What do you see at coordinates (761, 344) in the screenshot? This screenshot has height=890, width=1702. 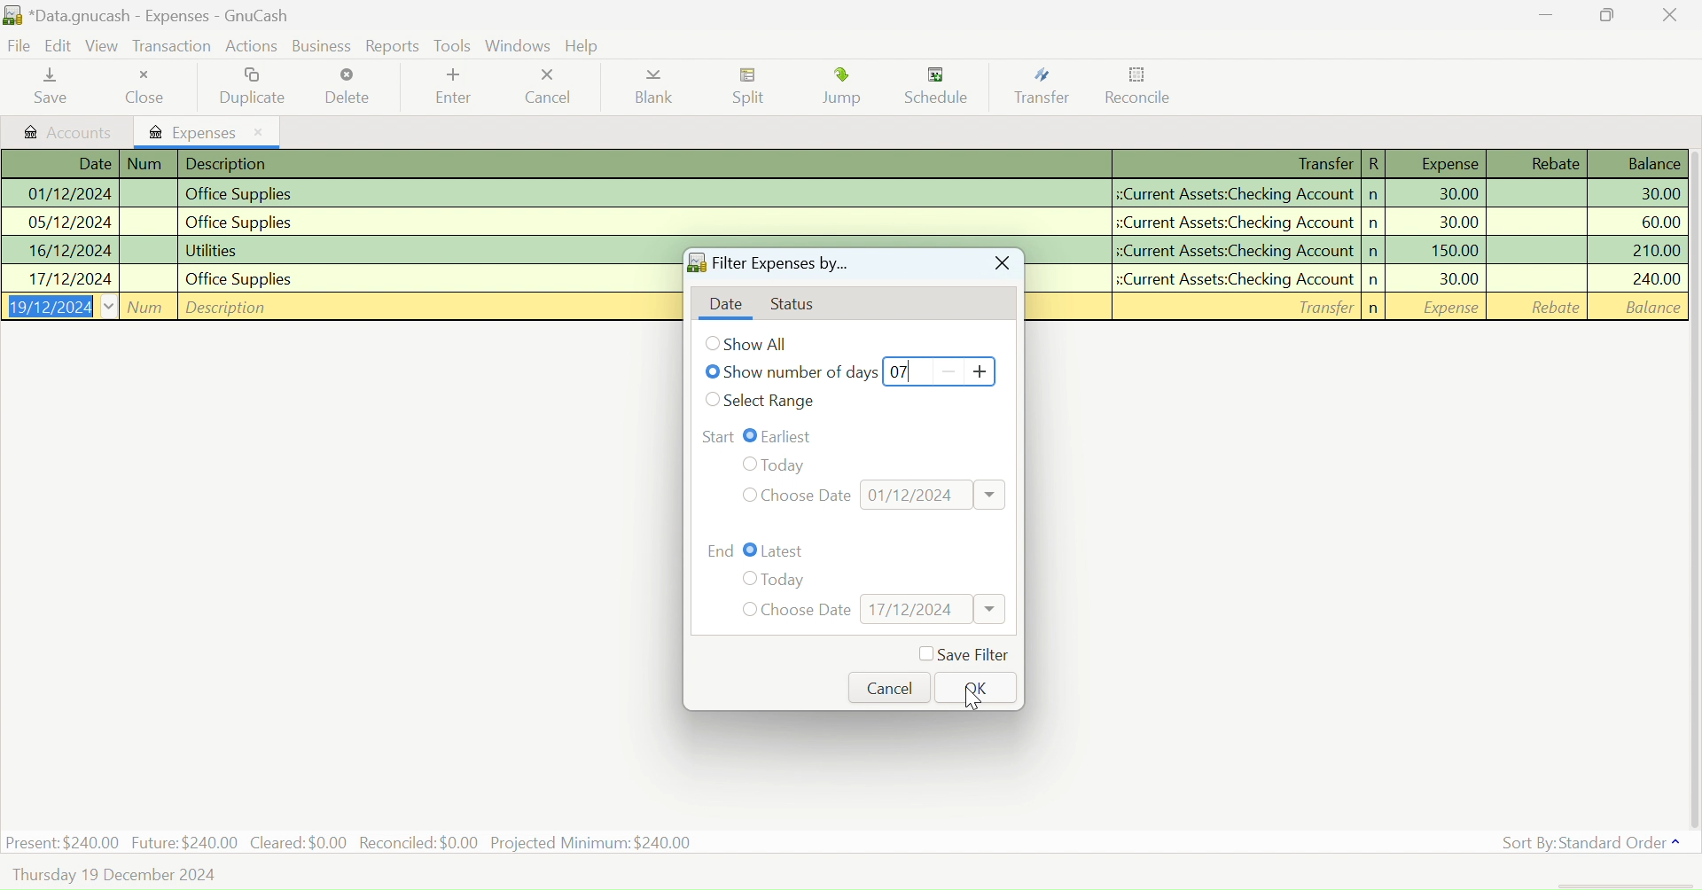 I see `Show All` at bounding box center [761, 344].